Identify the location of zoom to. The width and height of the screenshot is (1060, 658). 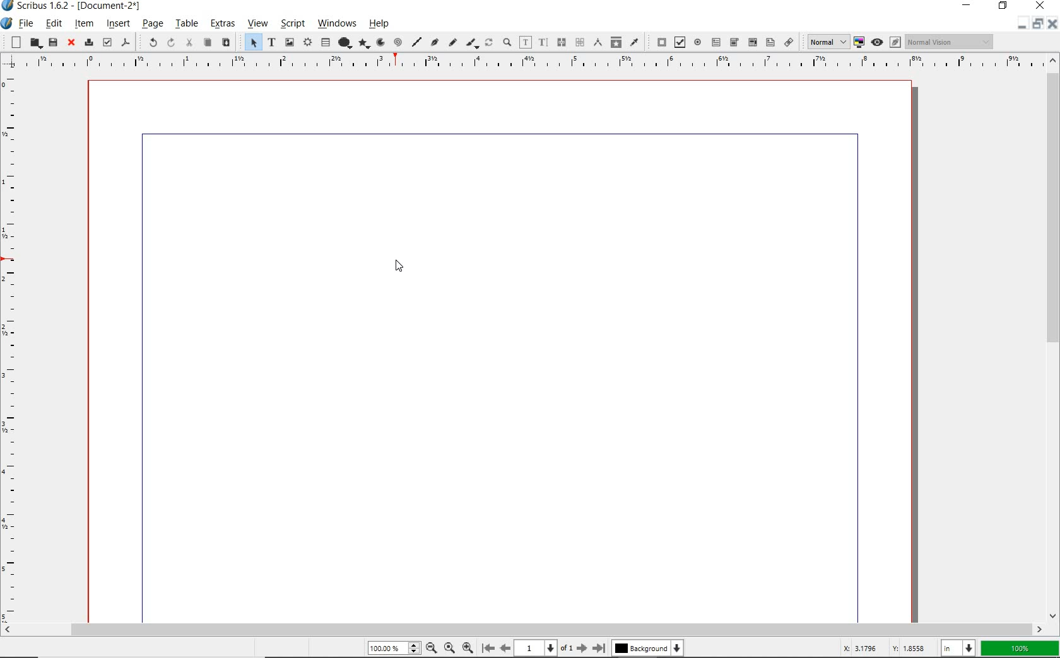
(449, 648).